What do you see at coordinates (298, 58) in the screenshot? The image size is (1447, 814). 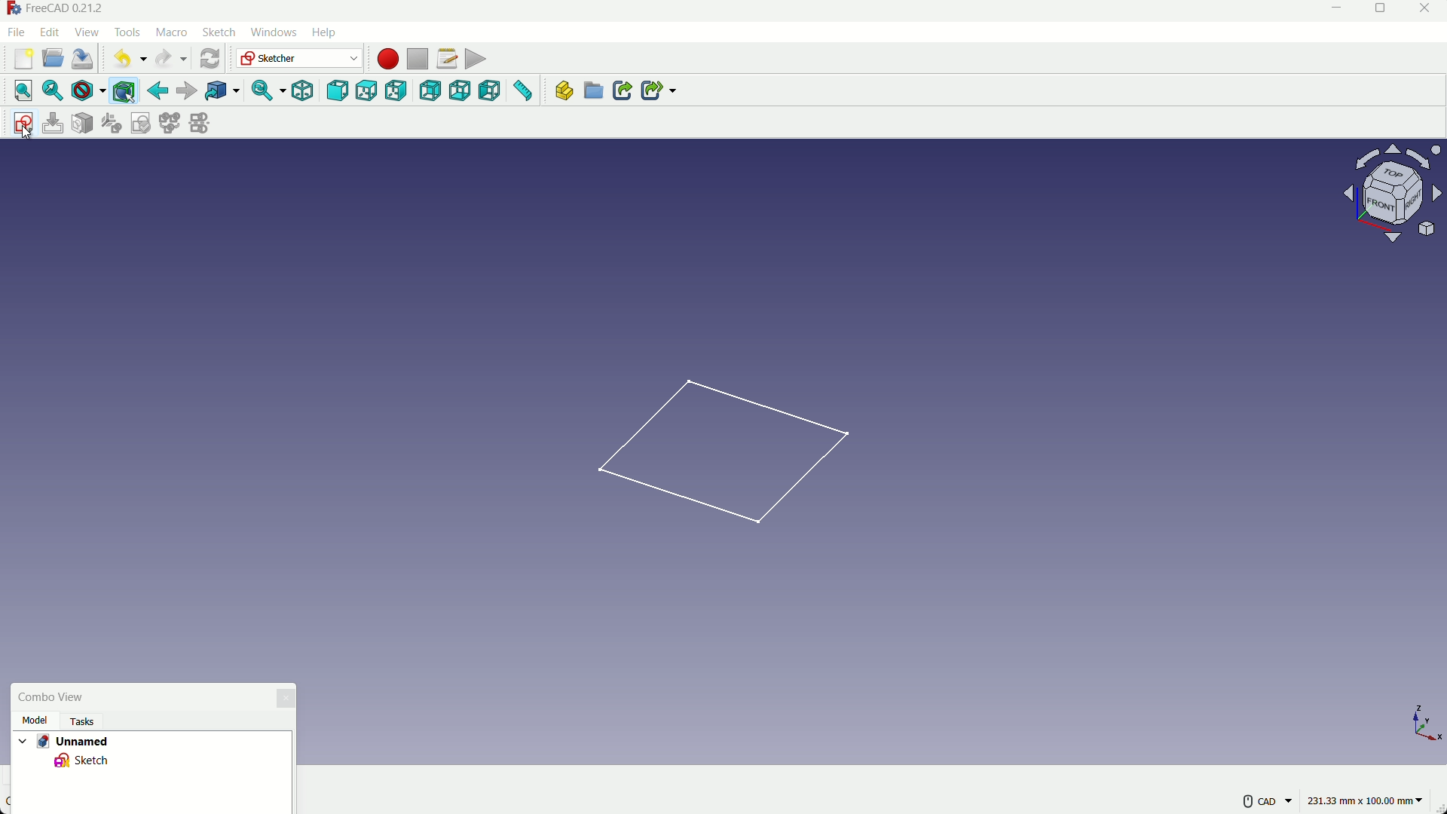 I see `switch workbenches` at bounding box center [298, 58].